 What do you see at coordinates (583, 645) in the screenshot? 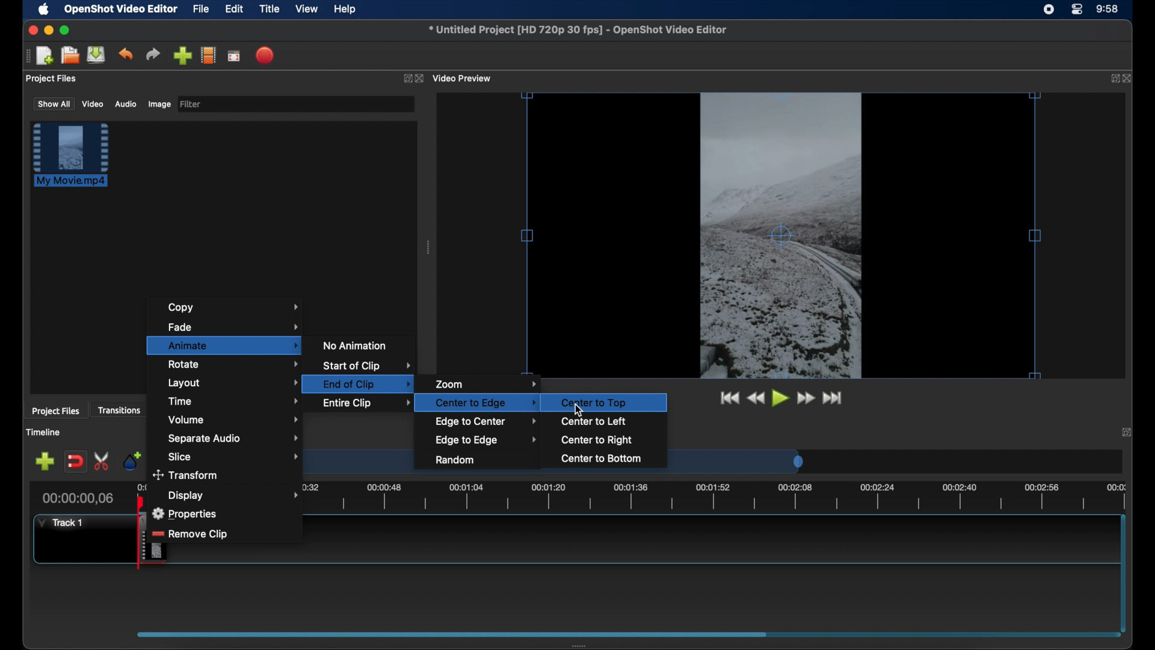
I see `drag handle` at bounding box center [583, 645].